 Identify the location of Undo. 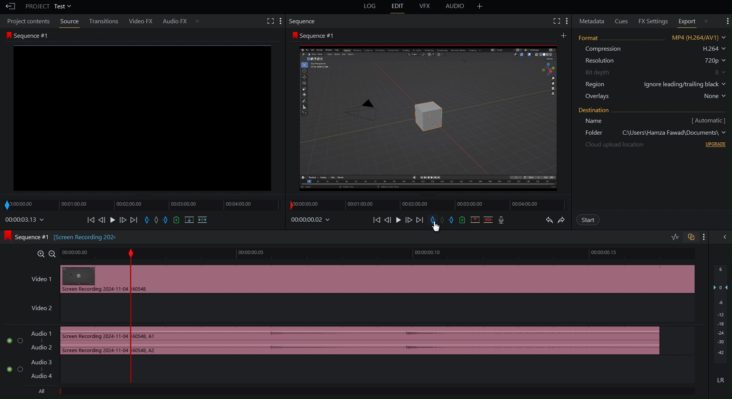
(549, 220).